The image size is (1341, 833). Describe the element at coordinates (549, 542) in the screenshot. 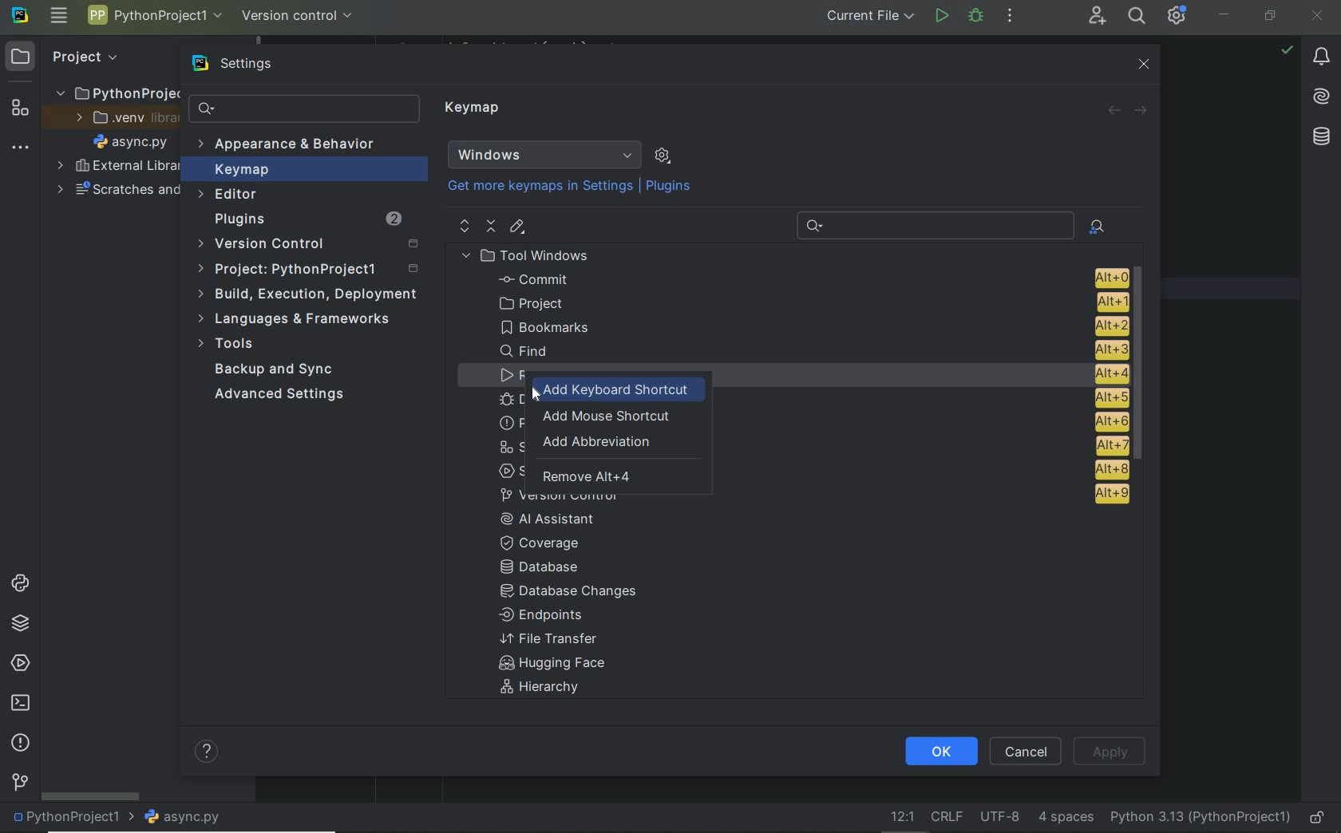

I see `coverage` at that location.